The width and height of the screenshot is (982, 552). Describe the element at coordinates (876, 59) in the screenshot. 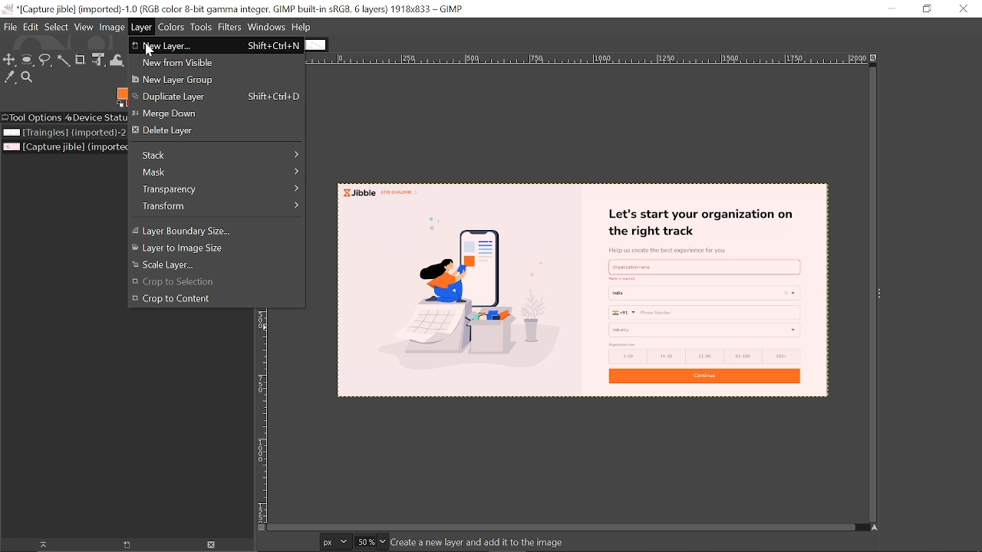

I see `Zoom when window size changes` at that location.